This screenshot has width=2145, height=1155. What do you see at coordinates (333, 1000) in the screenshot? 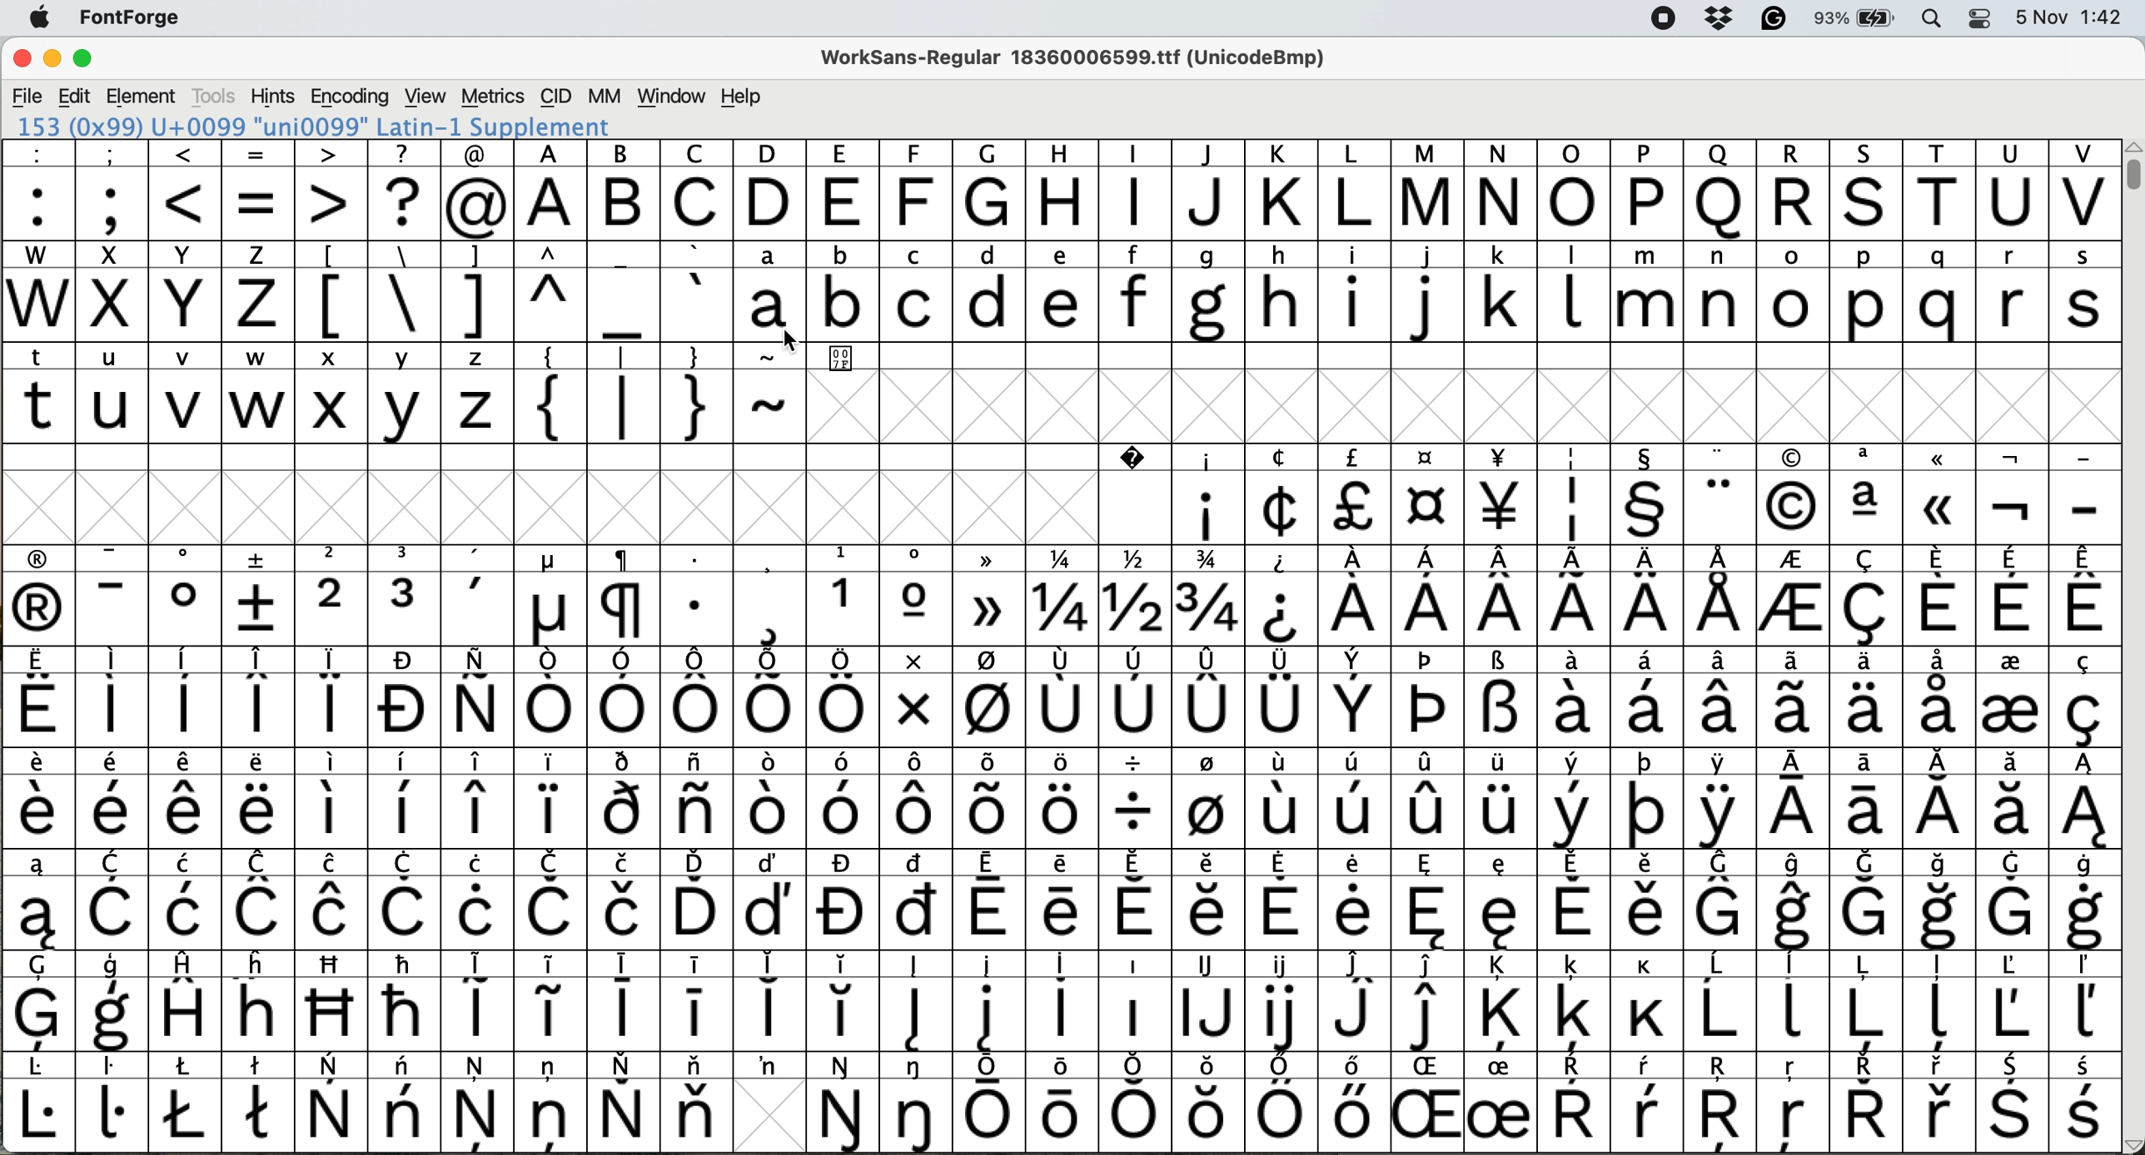
I see `` at bounding box center [333, 1000].